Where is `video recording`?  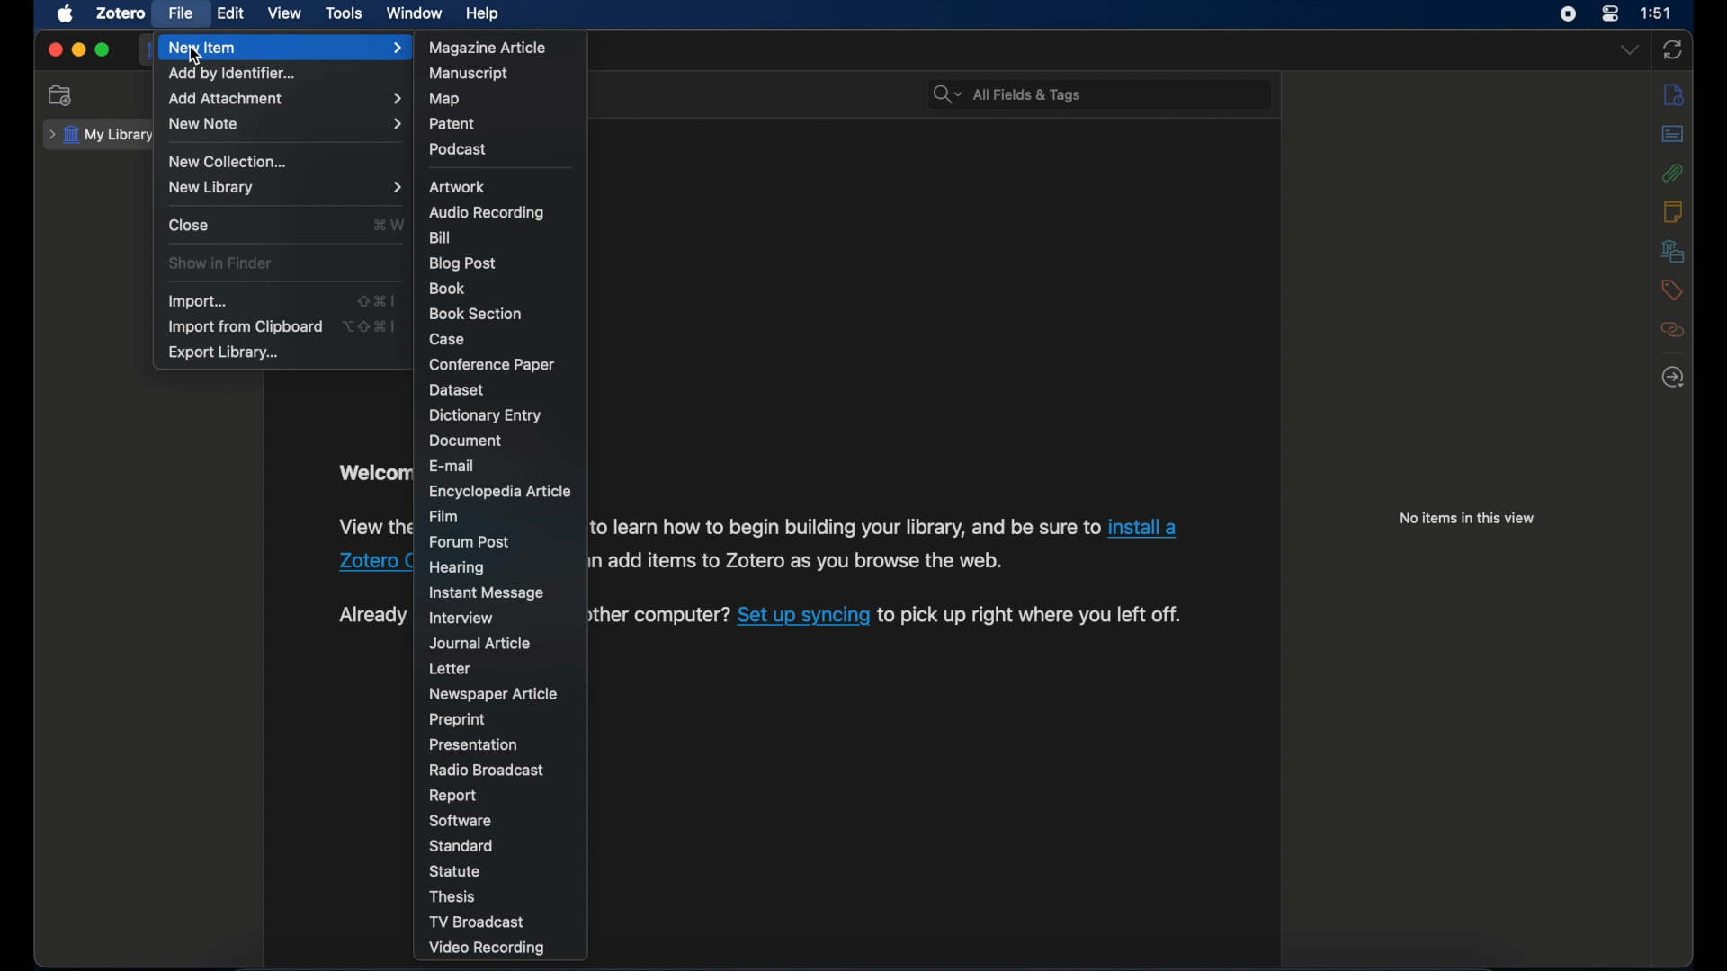 video recording is located at coordinates (488, 949).